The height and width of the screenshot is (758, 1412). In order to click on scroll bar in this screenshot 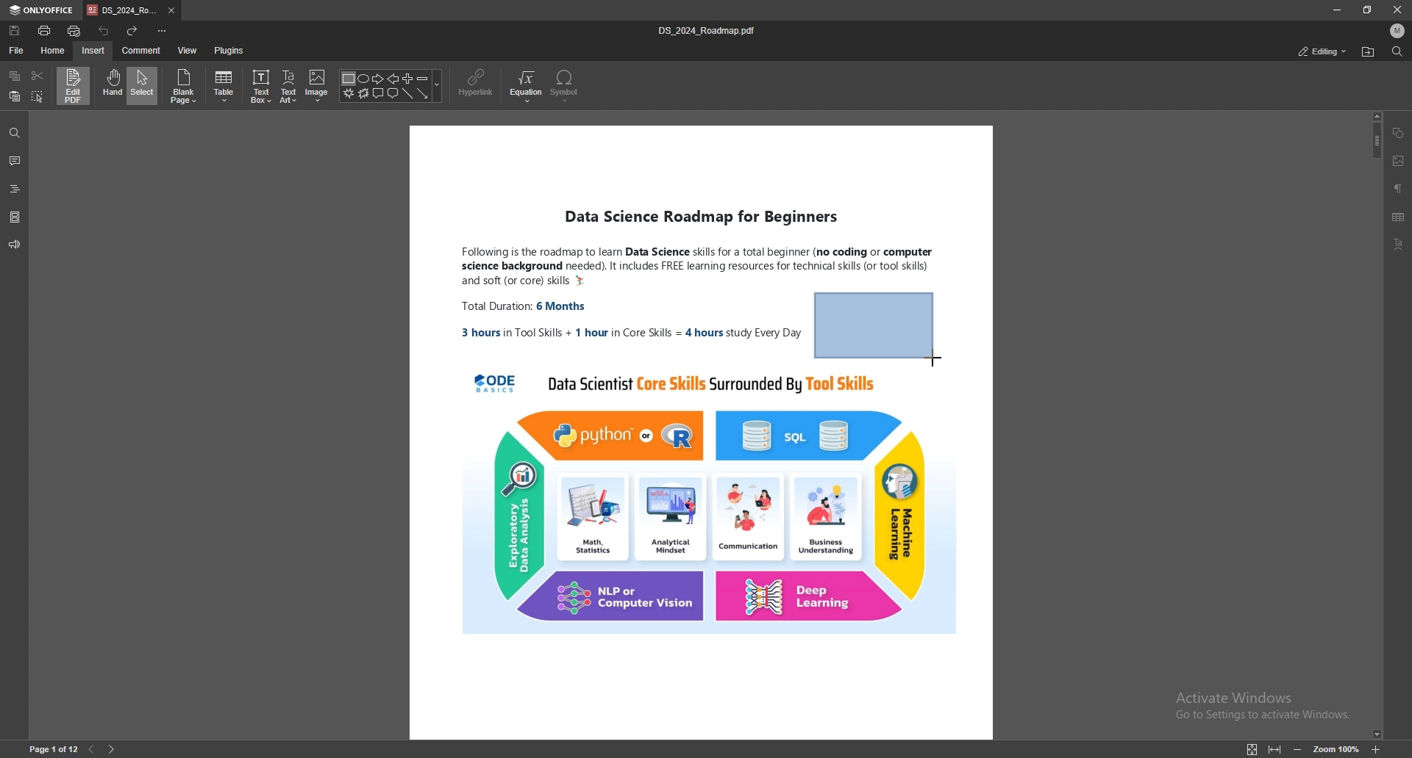, I will do `click(1374, 425)`.